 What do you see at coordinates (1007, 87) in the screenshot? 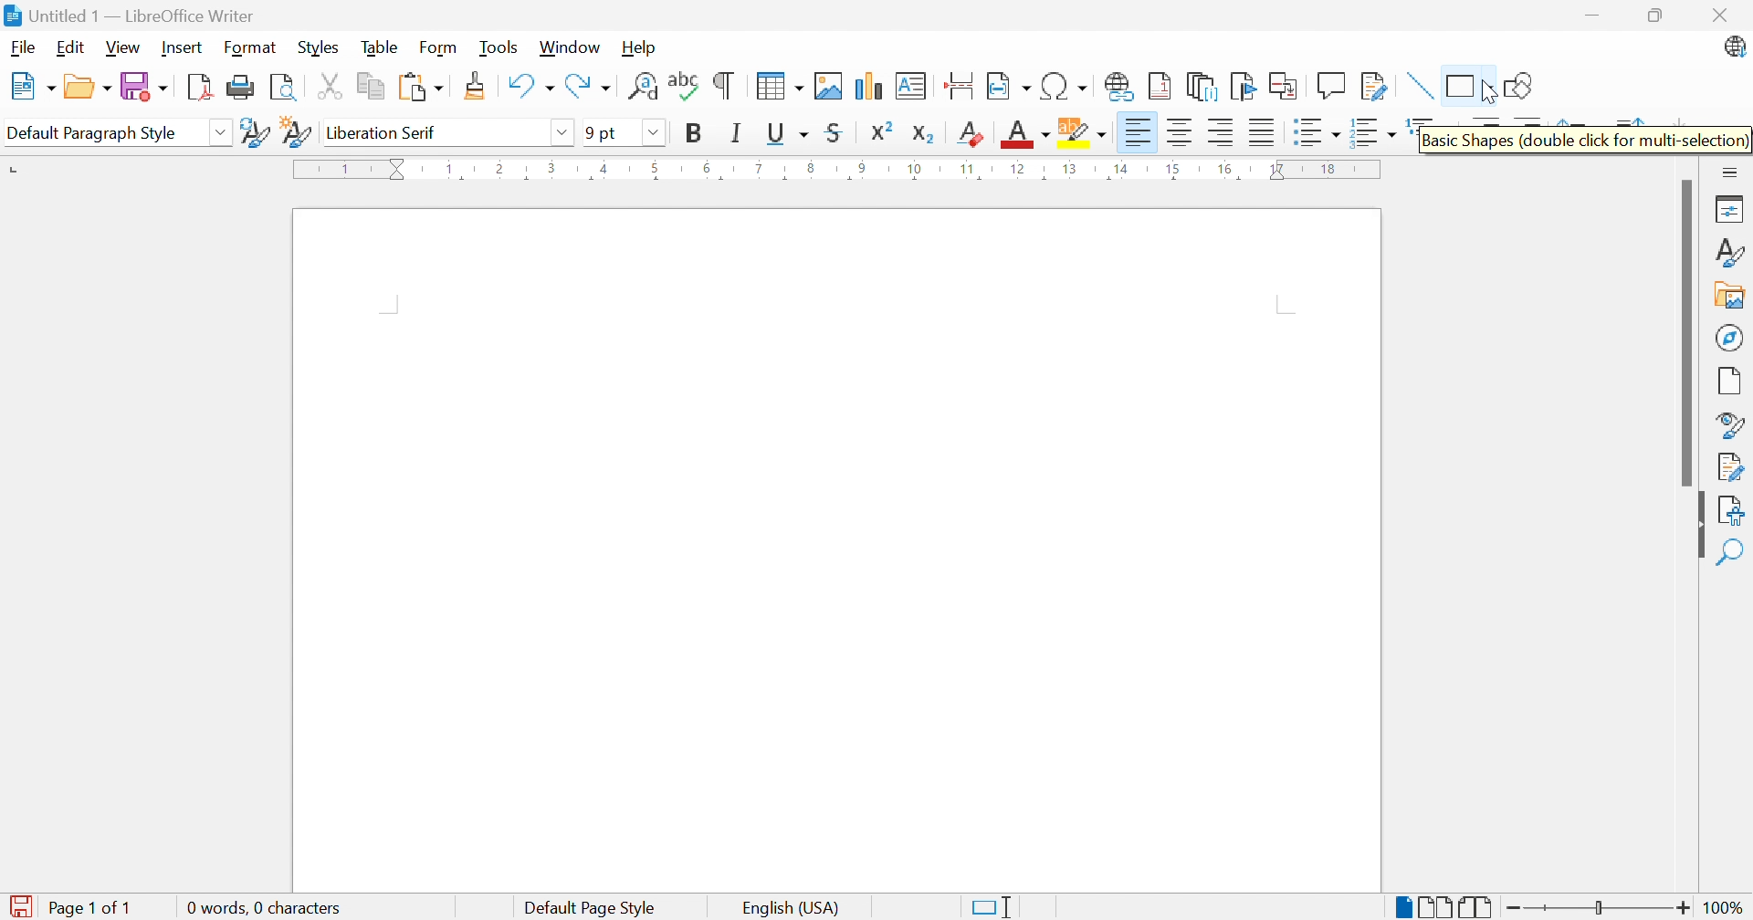
I see `Insert field` at bounding box center [1007, 87].